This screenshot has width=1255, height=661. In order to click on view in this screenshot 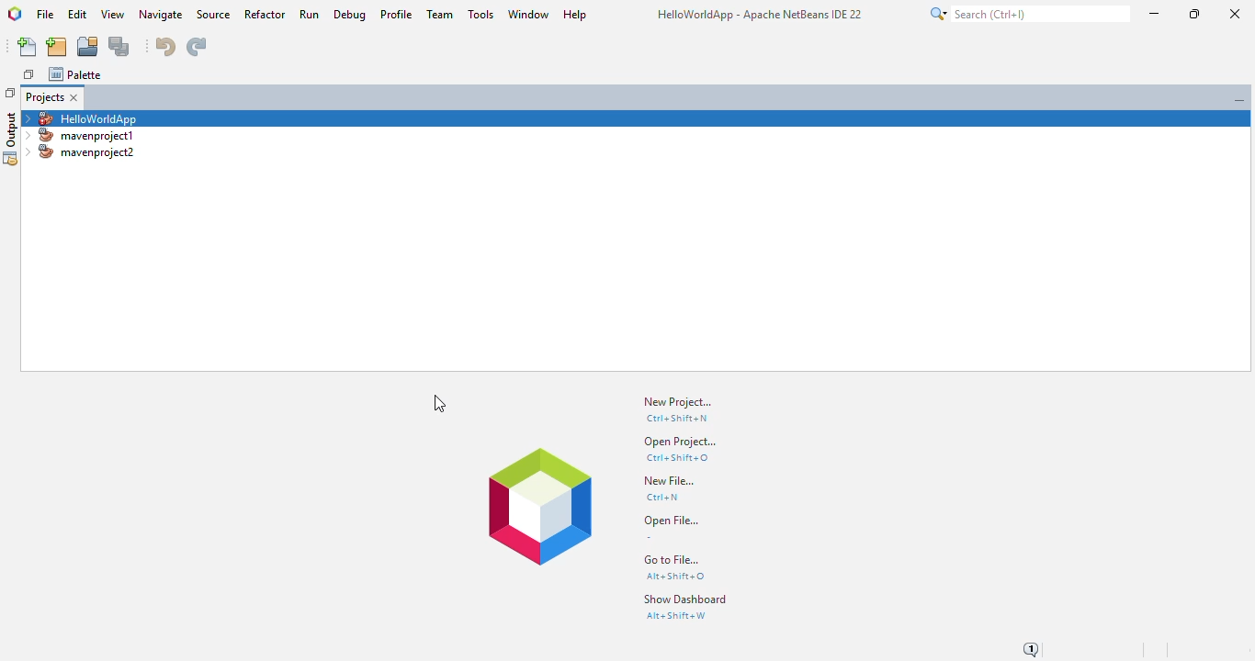, I will do `click(114, 15)`.